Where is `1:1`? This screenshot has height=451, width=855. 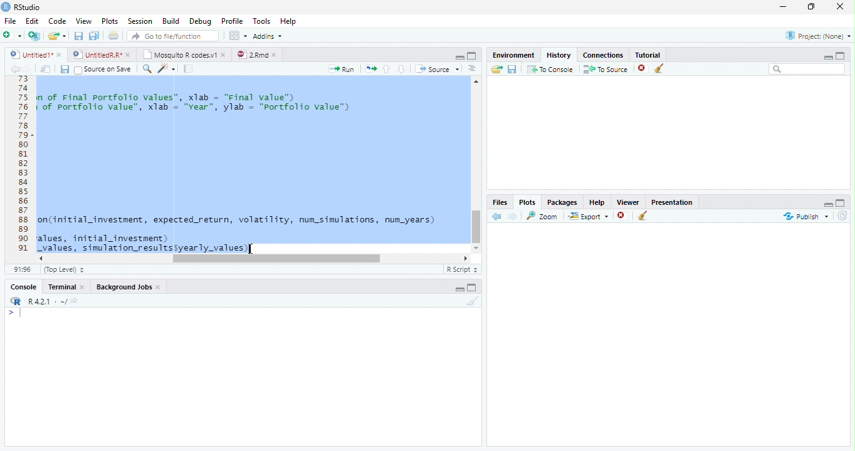
1:1 is located at coordinates (21, 269).